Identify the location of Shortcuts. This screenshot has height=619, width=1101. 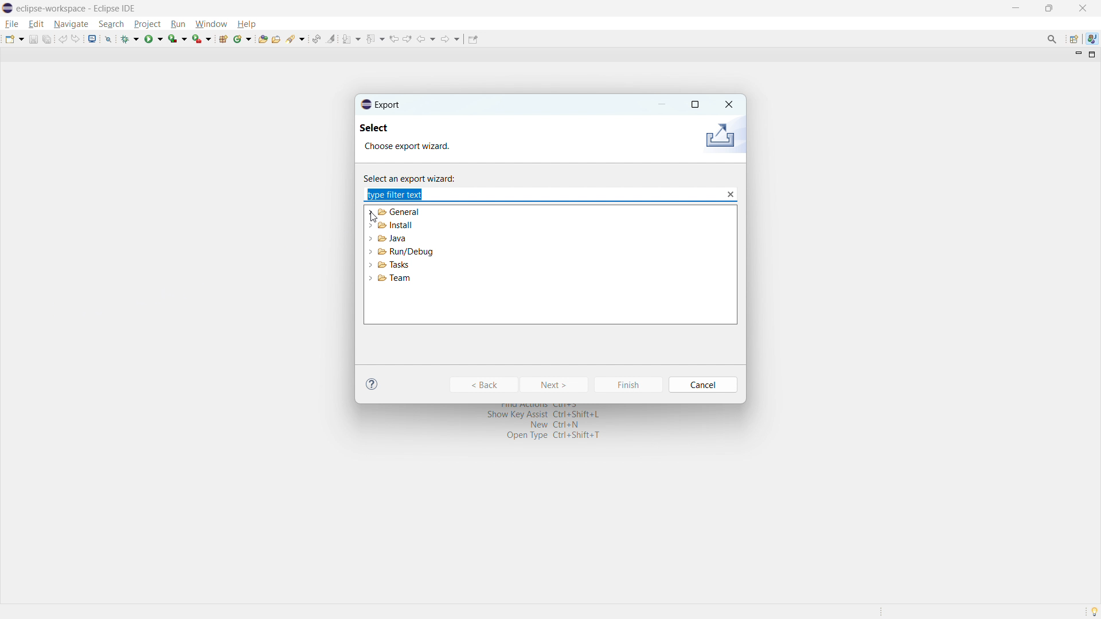
(542, 425).